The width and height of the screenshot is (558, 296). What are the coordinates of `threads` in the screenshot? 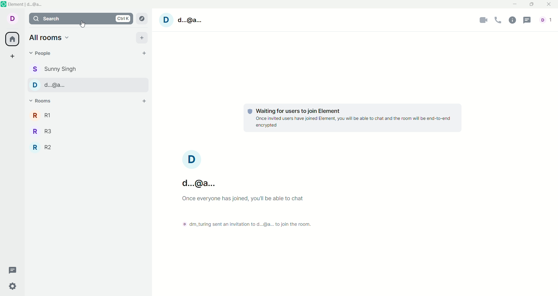 It's located at (15, 270).